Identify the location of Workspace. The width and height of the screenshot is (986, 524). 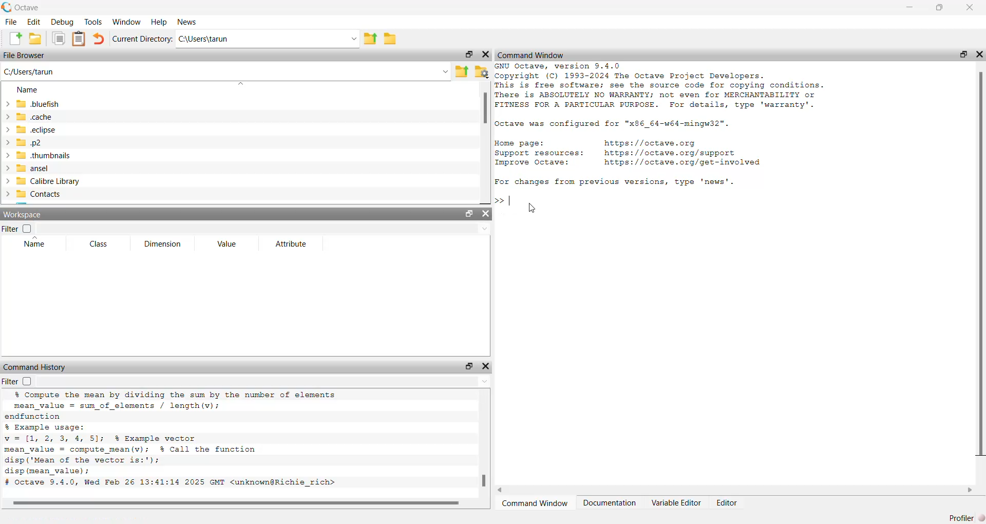
(23, 214).